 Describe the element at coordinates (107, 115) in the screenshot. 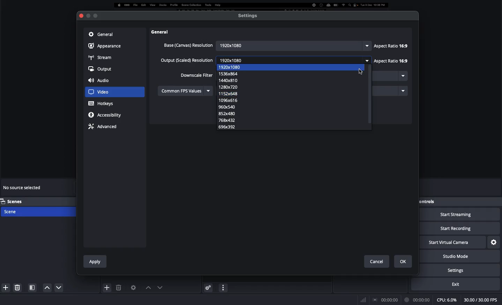

I see `Accessibility ` at that location.